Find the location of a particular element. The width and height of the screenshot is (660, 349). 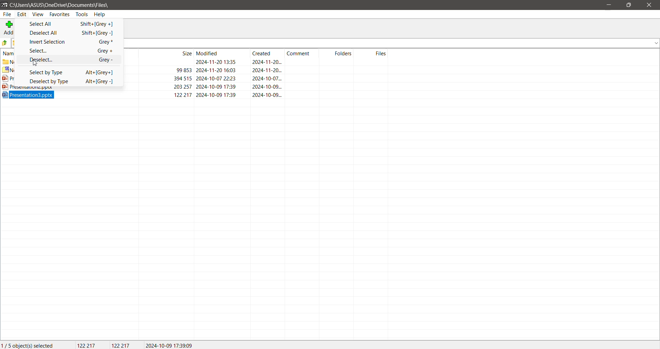

Restore Down is located at coordinates (629, 6).